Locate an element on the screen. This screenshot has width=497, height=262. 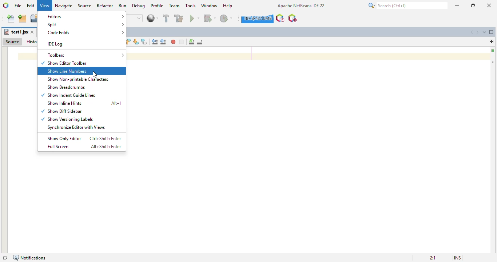
profile is located at coordinates (157, 5).